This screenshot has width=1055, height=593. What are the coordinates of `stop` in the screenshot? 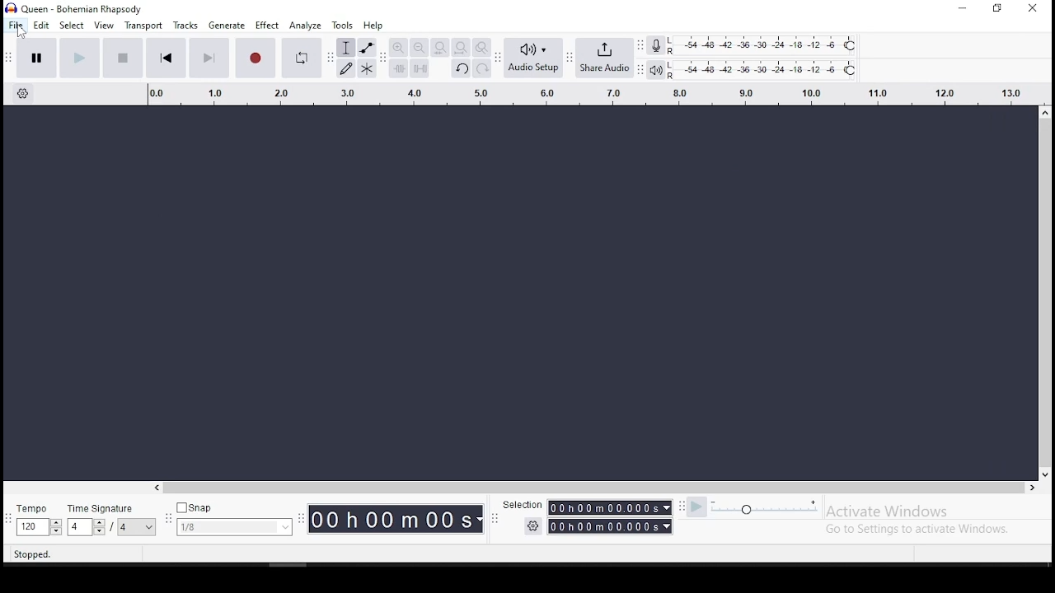 It's located at (122, 57).